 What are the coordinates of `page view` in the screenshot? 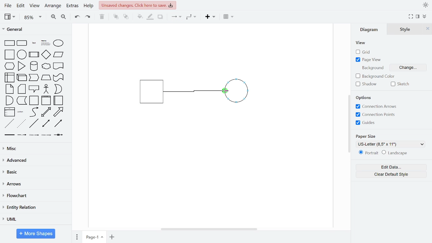 It's located at (369, 59).